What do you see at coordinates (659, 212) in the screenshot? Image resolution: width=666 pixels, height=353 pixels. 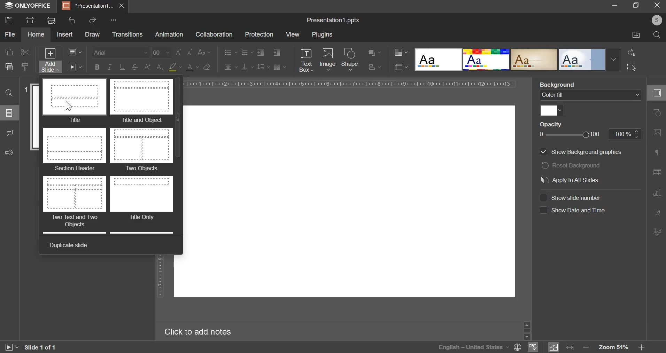 I see `text art settings` at bounding box center [659, 212].